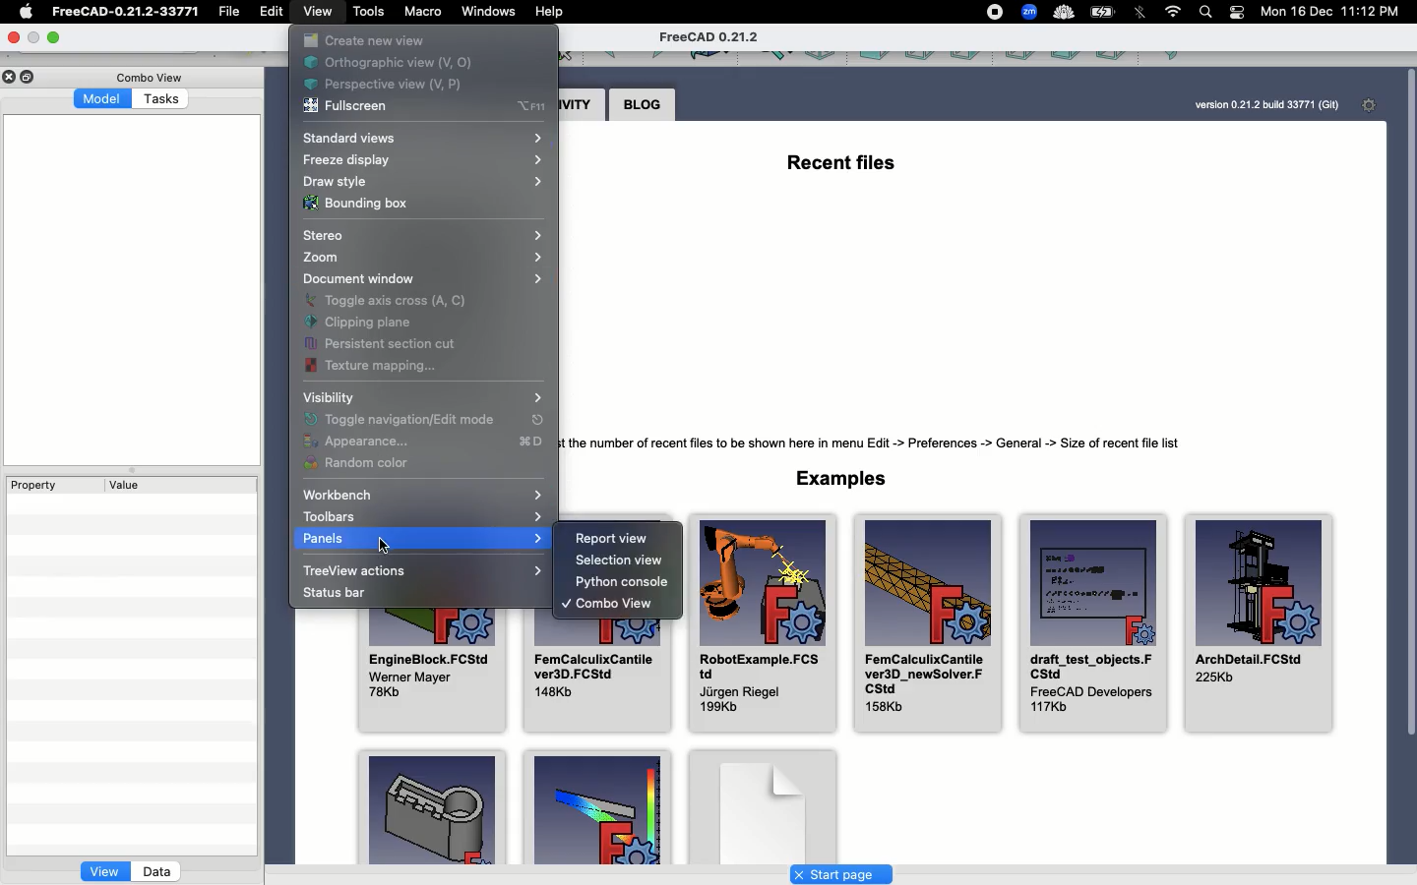 This screenshot has width=1417, height=885. What do you see at coordinates (614, 536) in the screenshot?
I see `Report view` at bounding box center [614, 536].